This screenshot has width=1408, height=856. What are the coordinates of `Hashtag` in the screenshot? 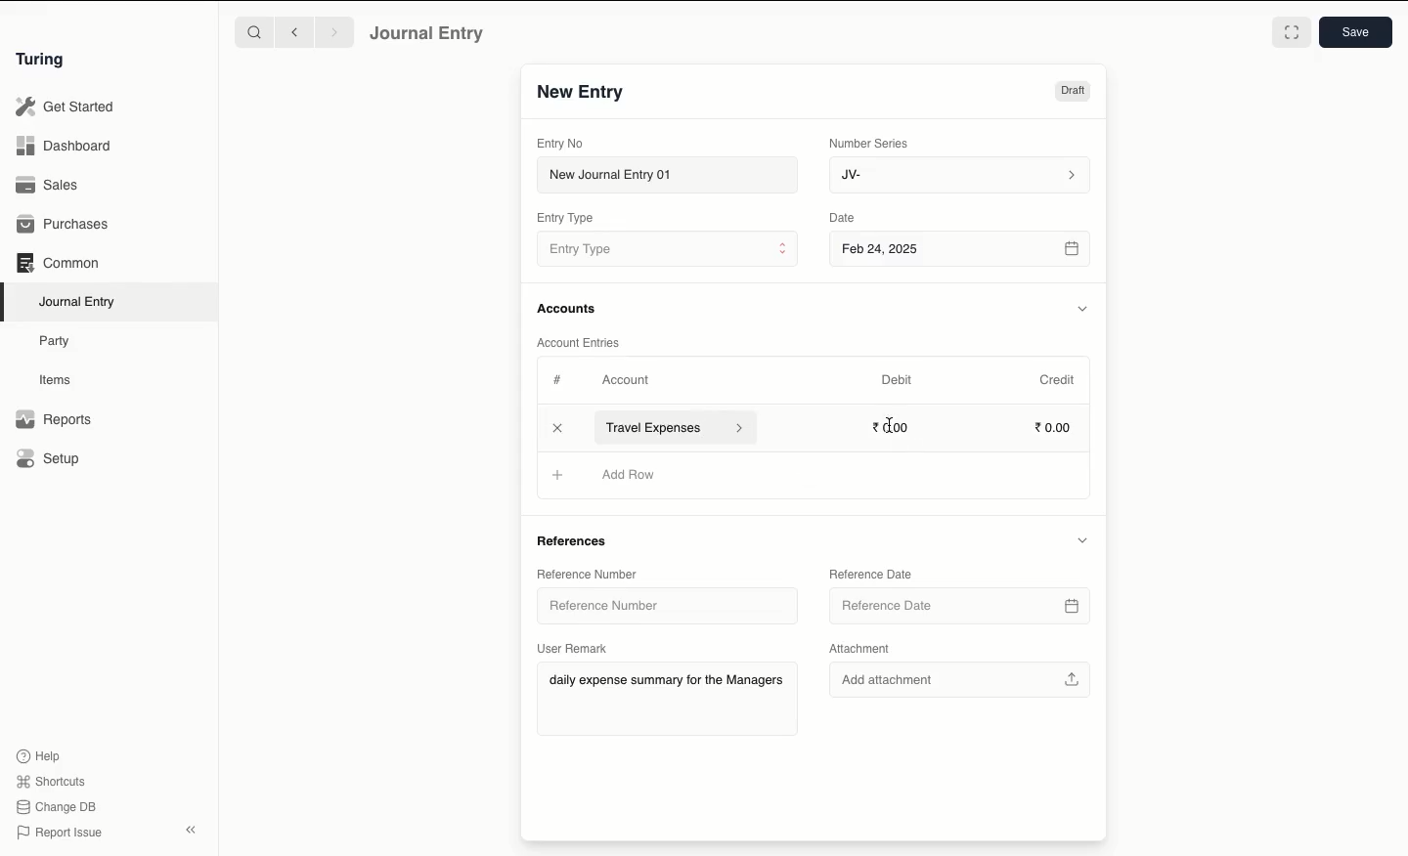 It's located at (559, 379).